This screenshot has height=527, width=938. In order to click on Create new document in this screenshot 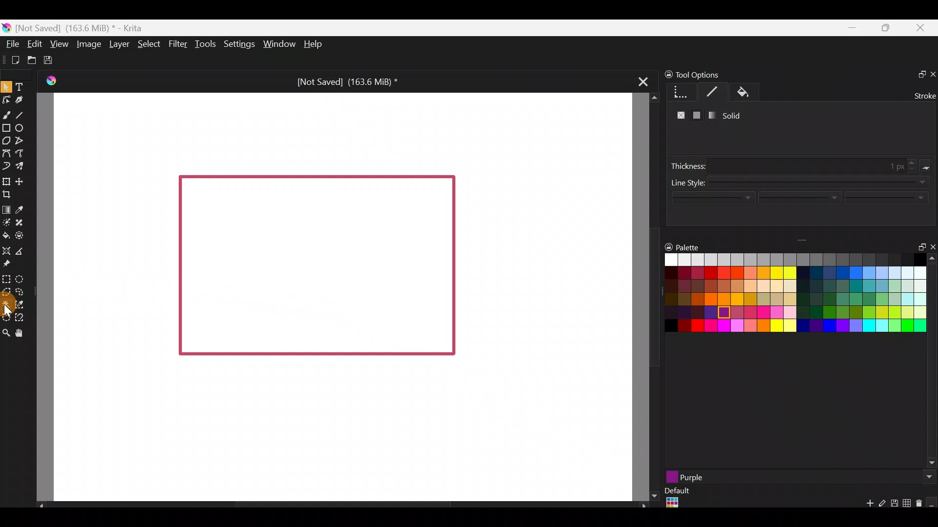, I will do `click(12, 59)`.